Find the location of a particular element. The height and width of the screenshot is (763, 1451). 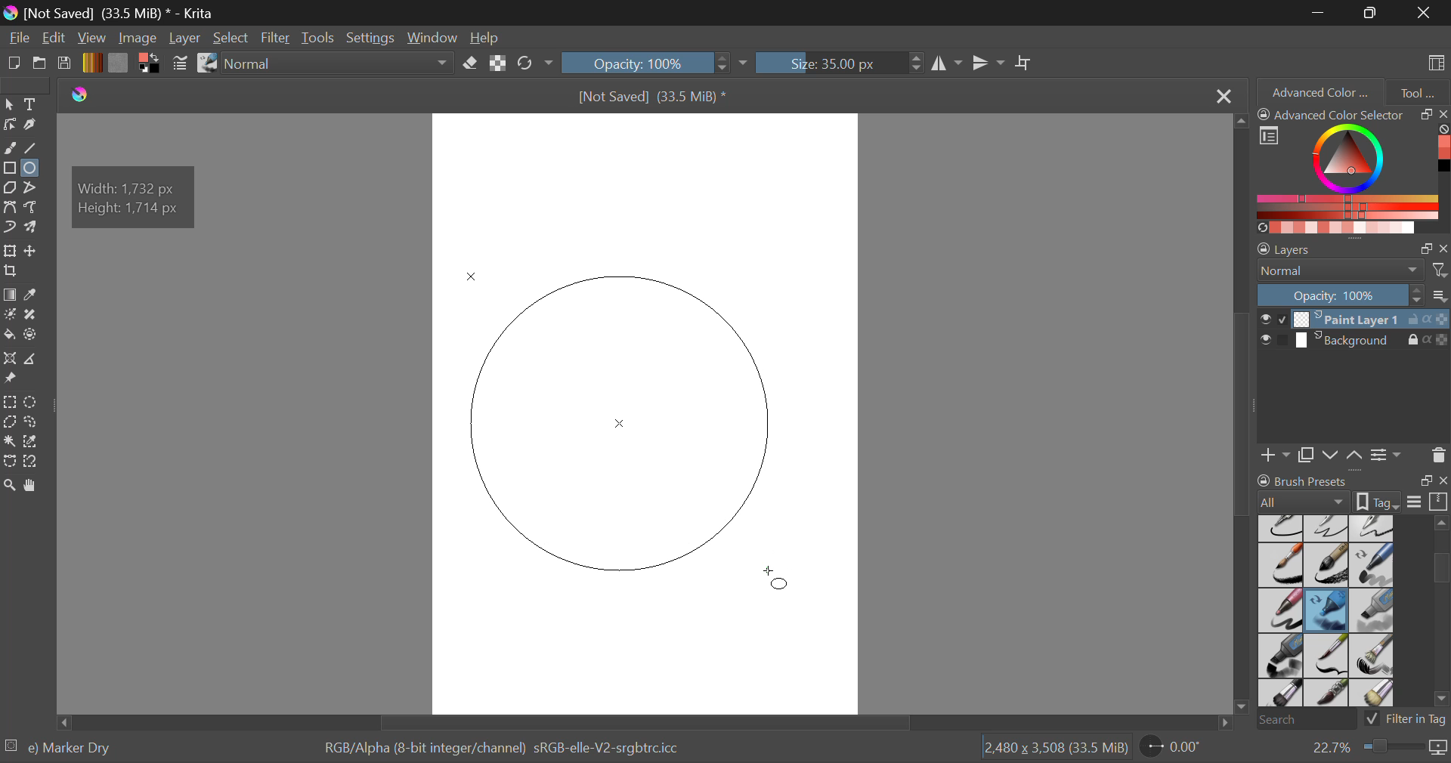

Rectangle is located at coordinates (9, 168).